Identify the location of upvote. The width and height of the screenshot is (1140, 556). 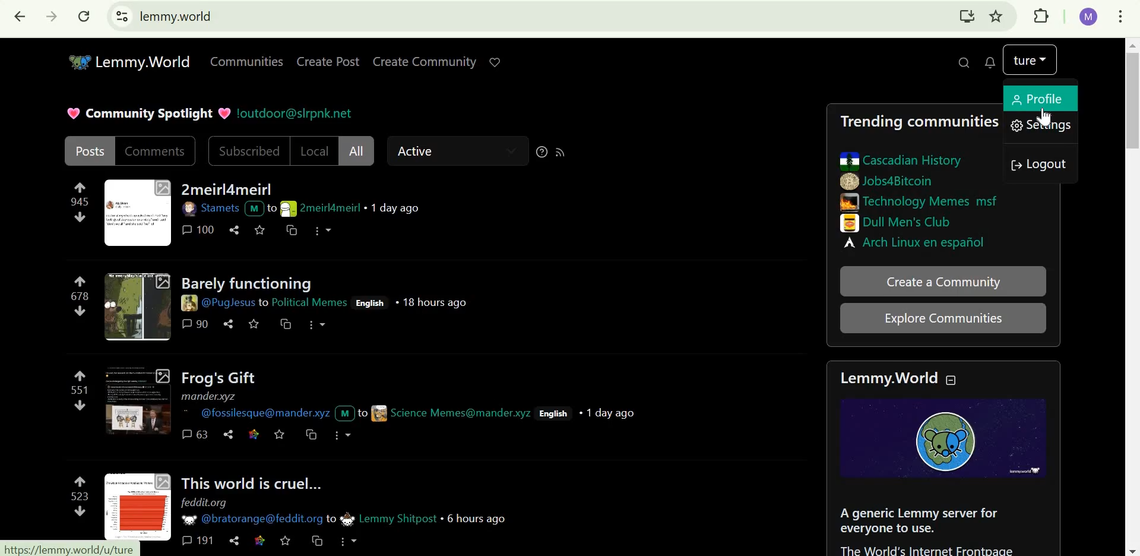
(79, 375).